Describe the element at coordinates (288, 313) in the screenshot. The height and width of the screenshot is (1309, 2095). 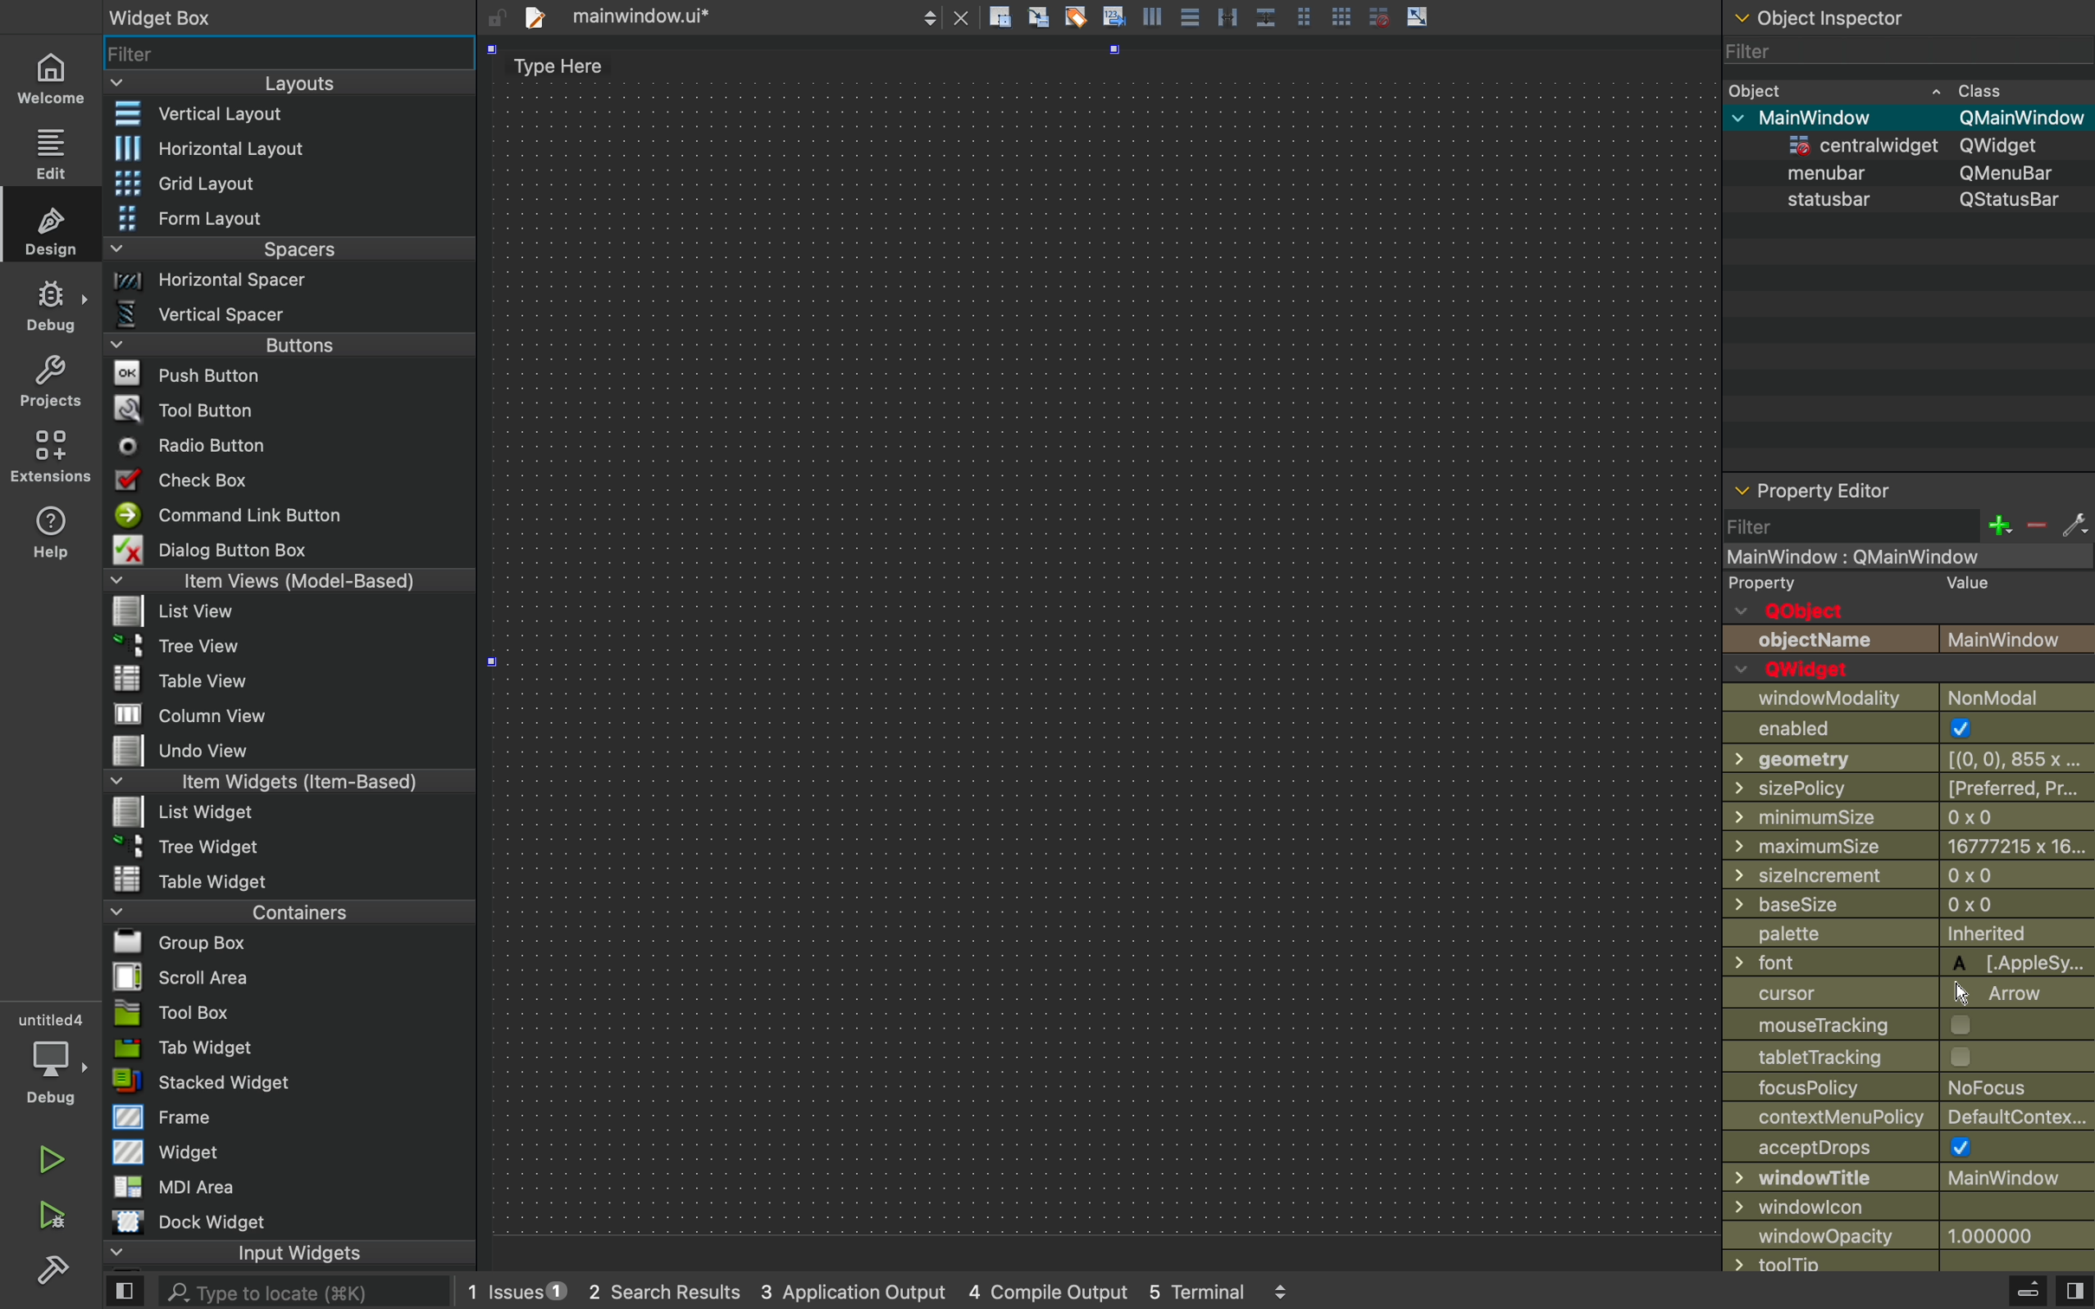
I see `vertical spacer` at that location.